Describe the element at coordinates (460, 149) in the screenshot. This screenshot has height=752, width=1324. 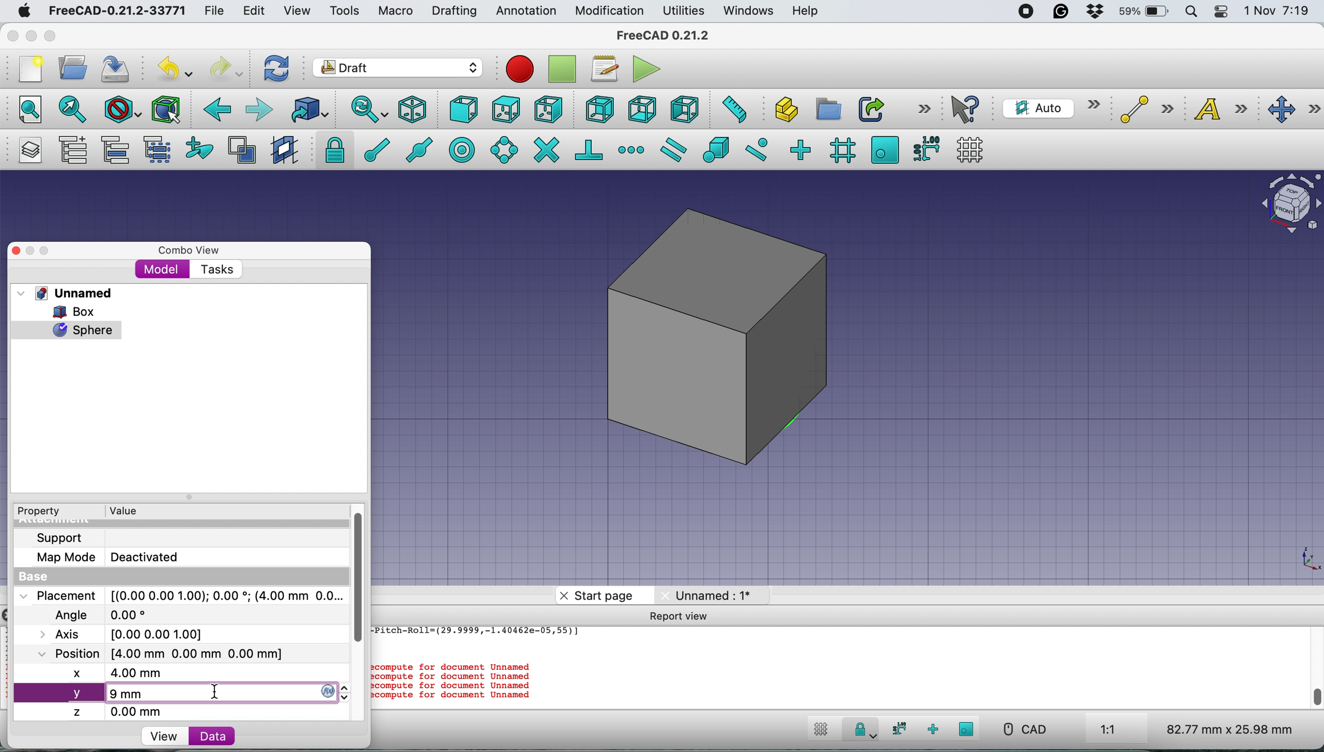
I see `snap center` at that location.